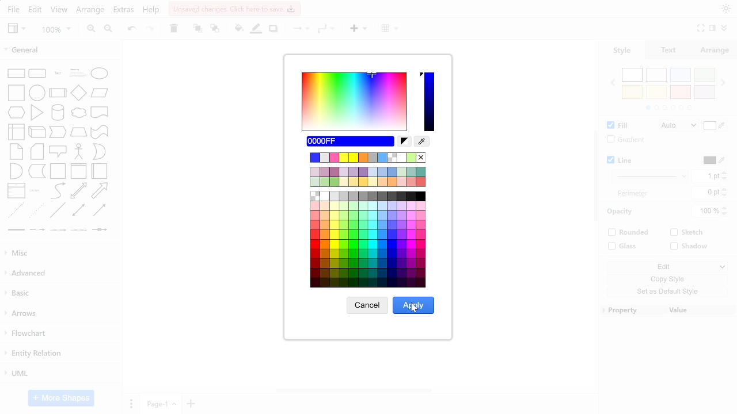 The height and width of the screenshot is (414, 737). Describe the element at coordinates (59, 333) in the screenshot. I see `flowchart` at that location.